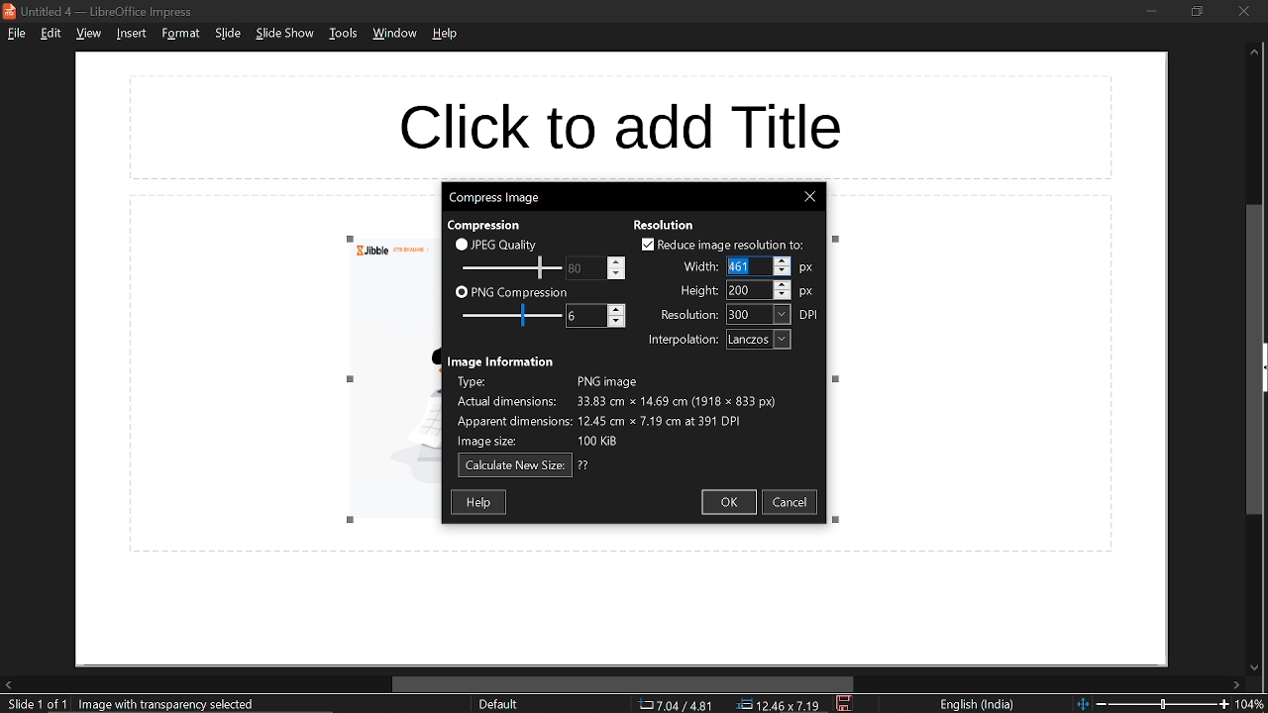 The height and width of the screenshot is (713, 1268). What do you see at coordinates (342, 37) in the screenshot?
I see `tools` at bounding box center [342, 37].